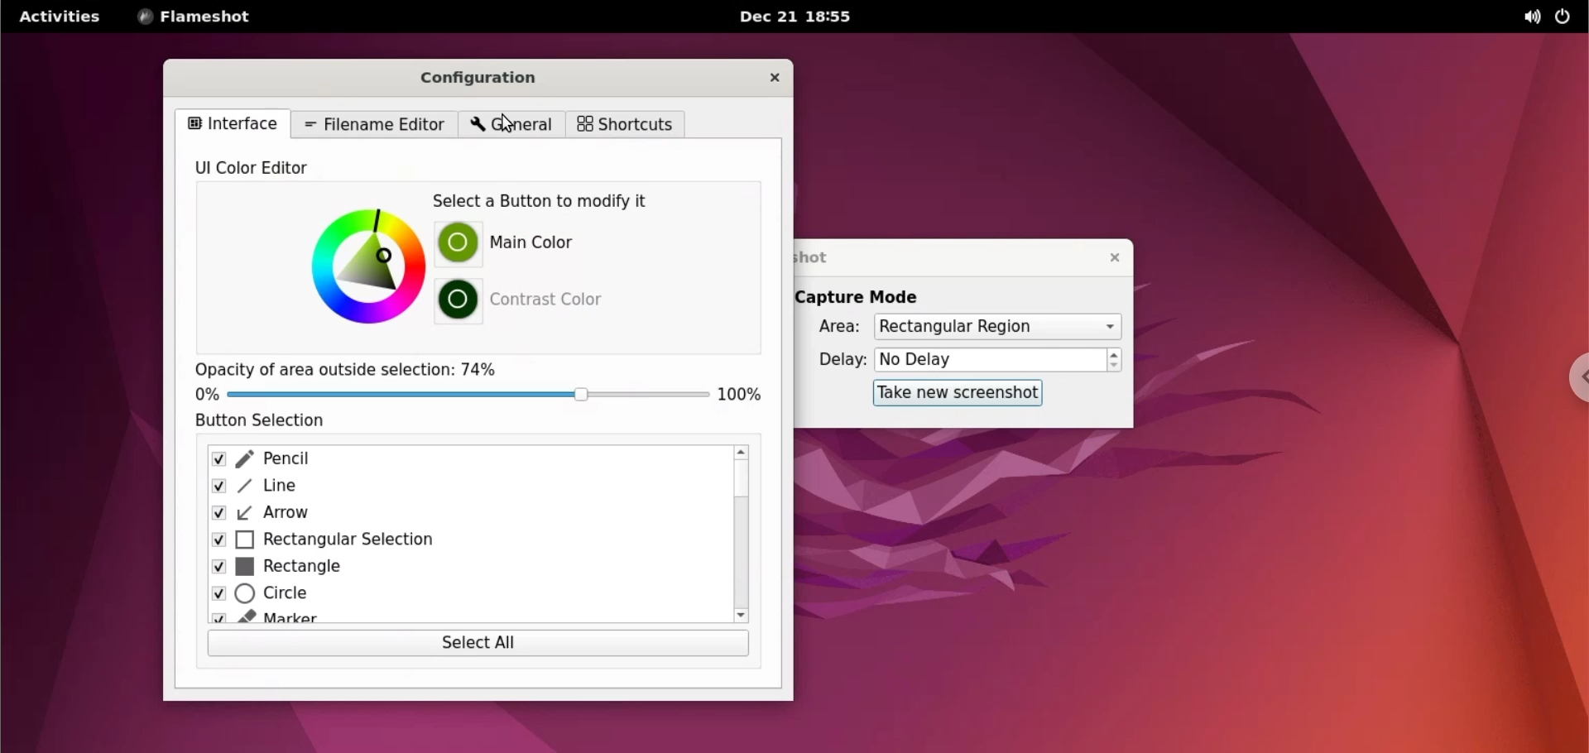  What do you see at coordinates (951, 392) in the screenshot?
I see `take new screenshot` at bounding box center [951, 392].